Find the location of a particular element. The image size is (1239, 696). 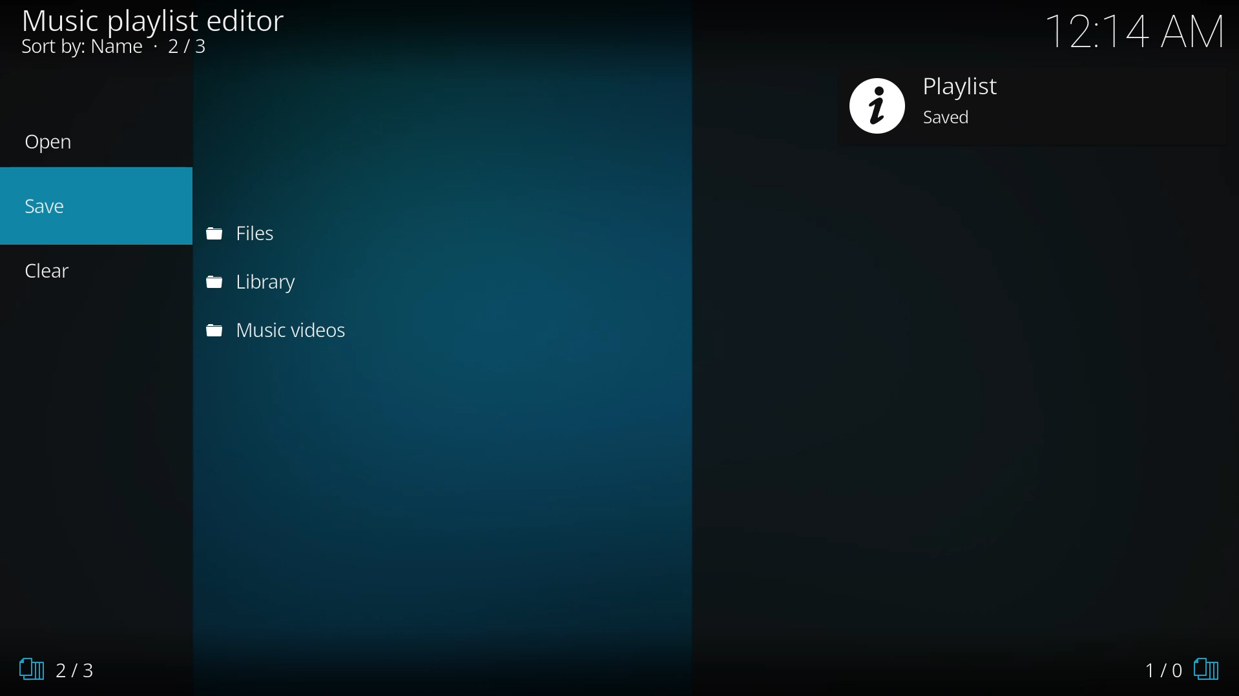

open is located at coordinates (51, 142).